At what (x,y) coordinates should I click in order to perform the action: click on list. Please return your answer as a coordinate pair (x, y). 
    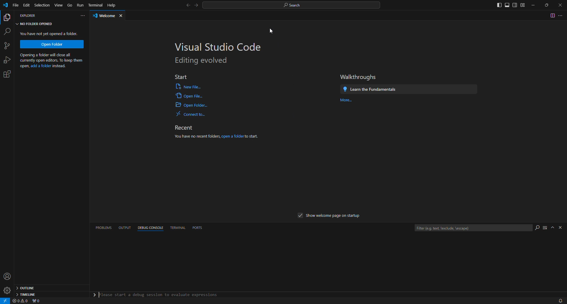
    Looking at the image, I should click on (544, 229).